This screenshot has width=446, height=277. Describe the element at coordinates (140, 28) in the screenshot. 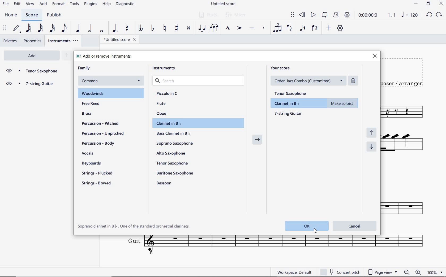

I see `TOGGLE-DOUBLE FLAT` at that location.